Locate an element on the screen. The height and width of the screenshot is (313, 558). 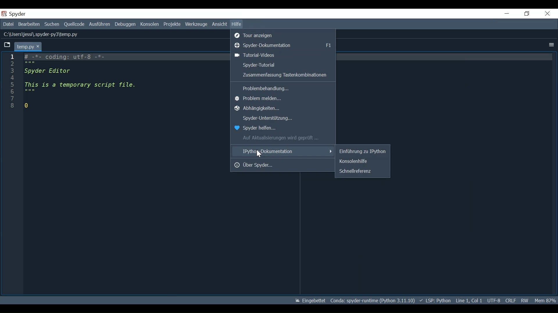
View is located at coordinates (219, 24).